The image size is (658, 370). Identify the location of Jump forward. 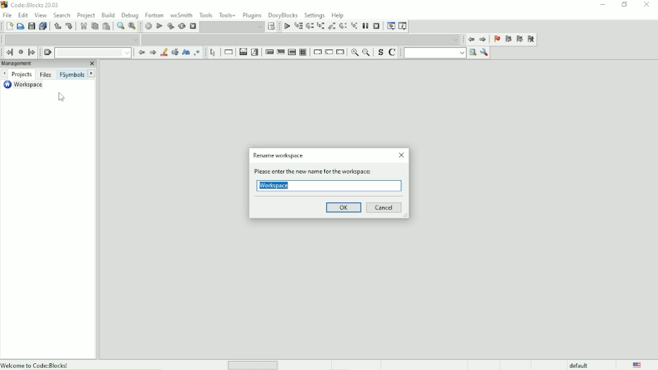
(33, 52).